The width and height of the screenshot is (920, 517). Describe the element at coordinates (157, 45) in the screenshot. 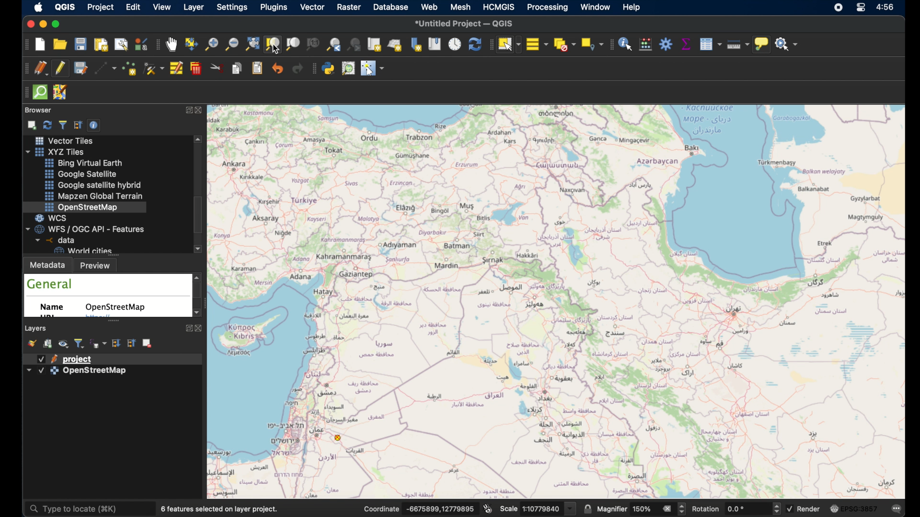

I see `map navigation toolbar` at that location.